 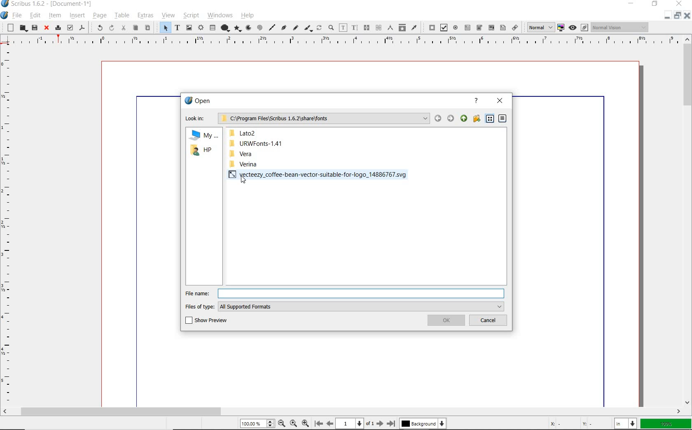 I want to click on pdf push button, so click(x=429, y=27).